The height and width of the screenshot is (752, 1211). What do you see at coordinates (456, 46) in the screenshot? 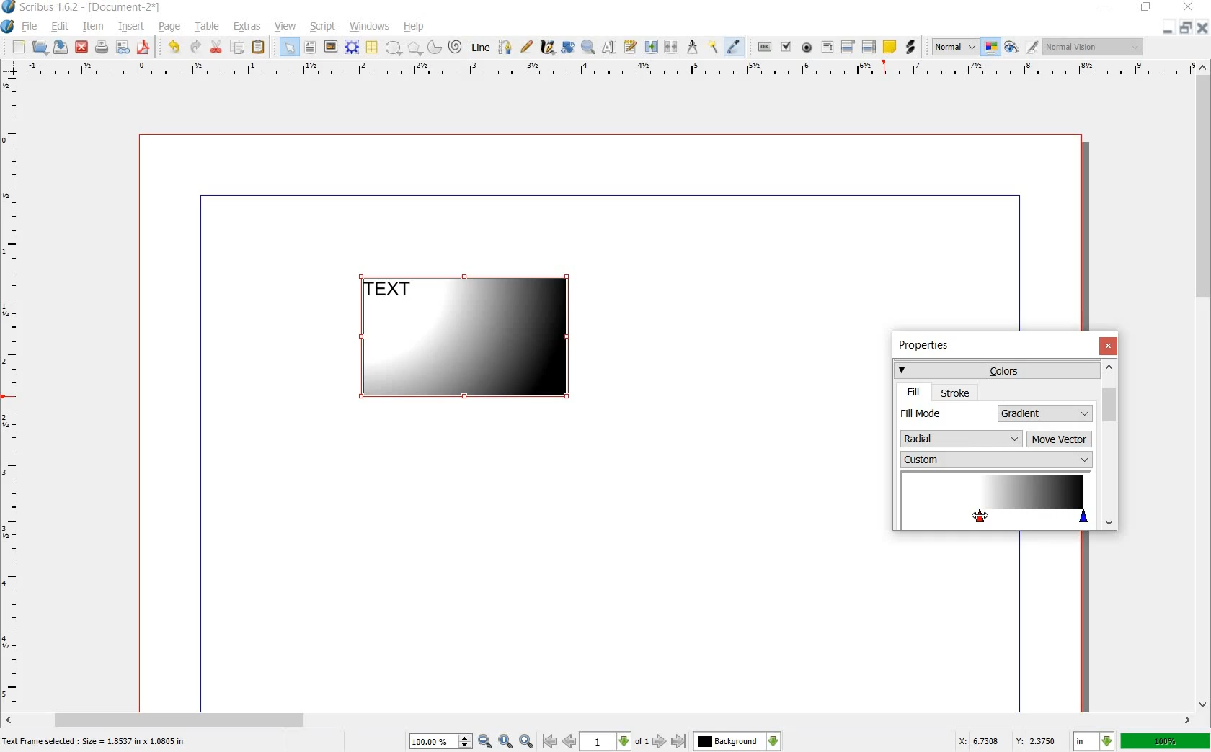
I see `spiral` at bounding box center [456, 46].